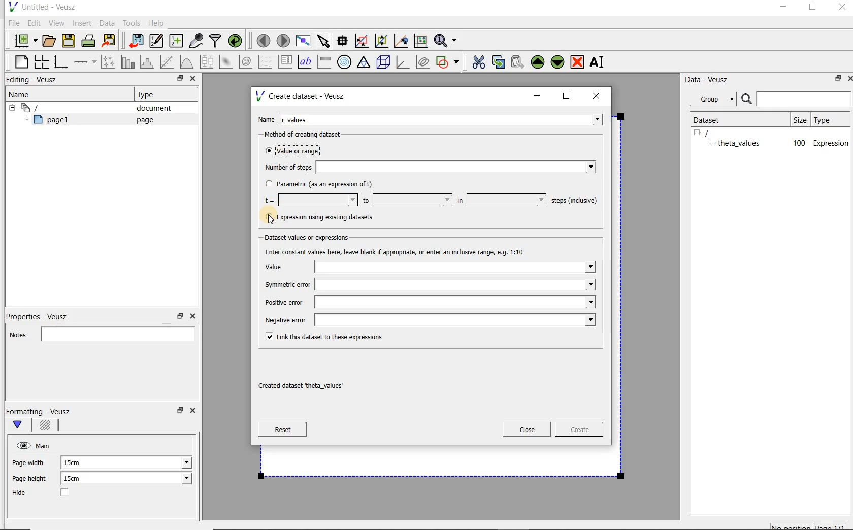 The image size is (853, 530). What do you see at coordinates (446, 38) in the screenshot?
I see `Zoom functions menu` at bounding box center [446, 38].